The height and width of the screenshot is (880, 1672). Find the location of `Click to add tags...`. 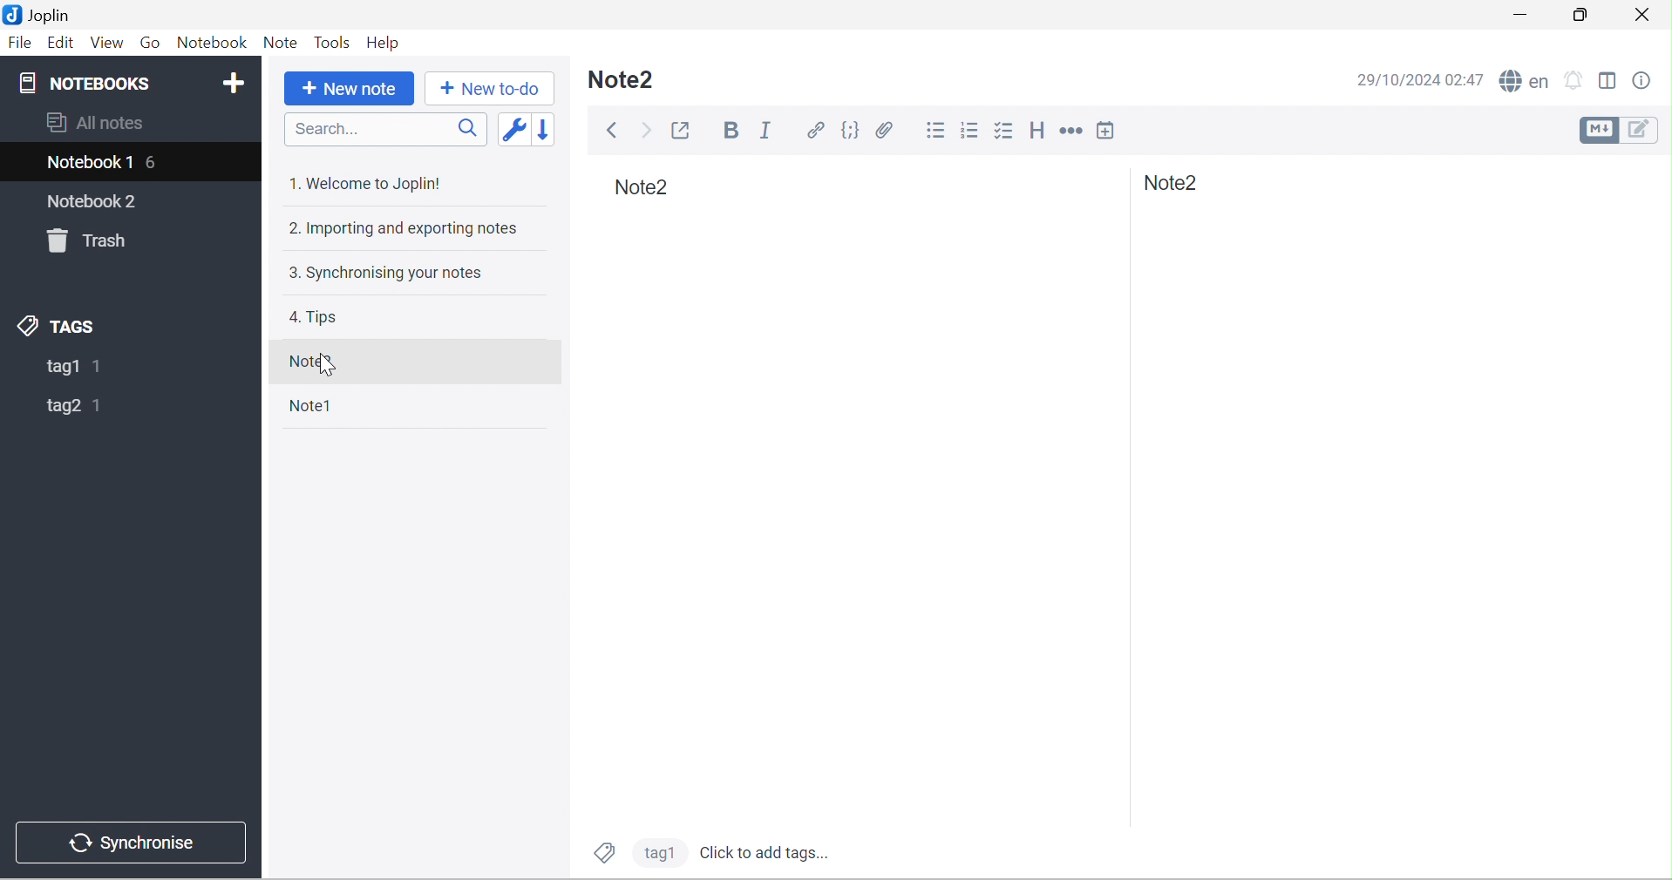

Click to add tags... is located at coordinates (763, 854).